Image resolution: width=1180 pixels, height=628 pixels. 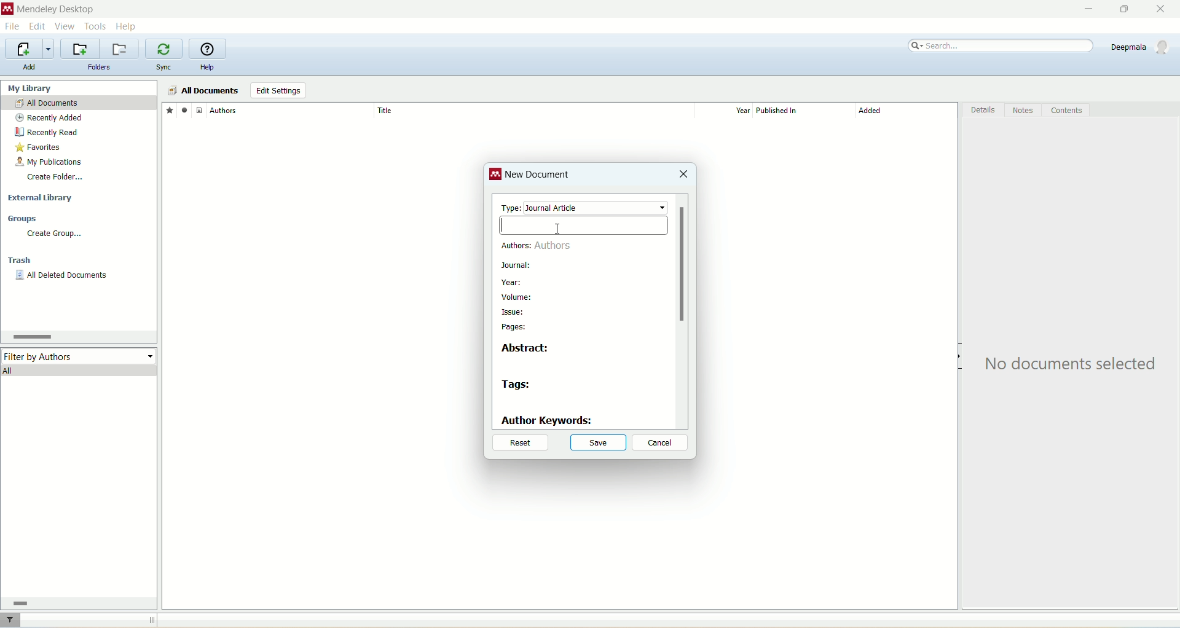 I want to click on save, so click(x=599, y=442).